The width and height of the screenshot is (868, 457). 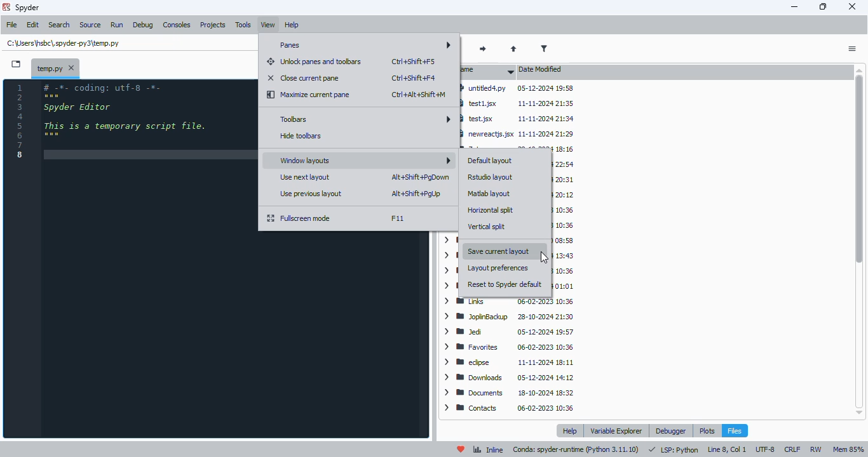 What do you see at coordinates (852, 50) in the screenshot?
I see `options` at bounding box center [852, 50].